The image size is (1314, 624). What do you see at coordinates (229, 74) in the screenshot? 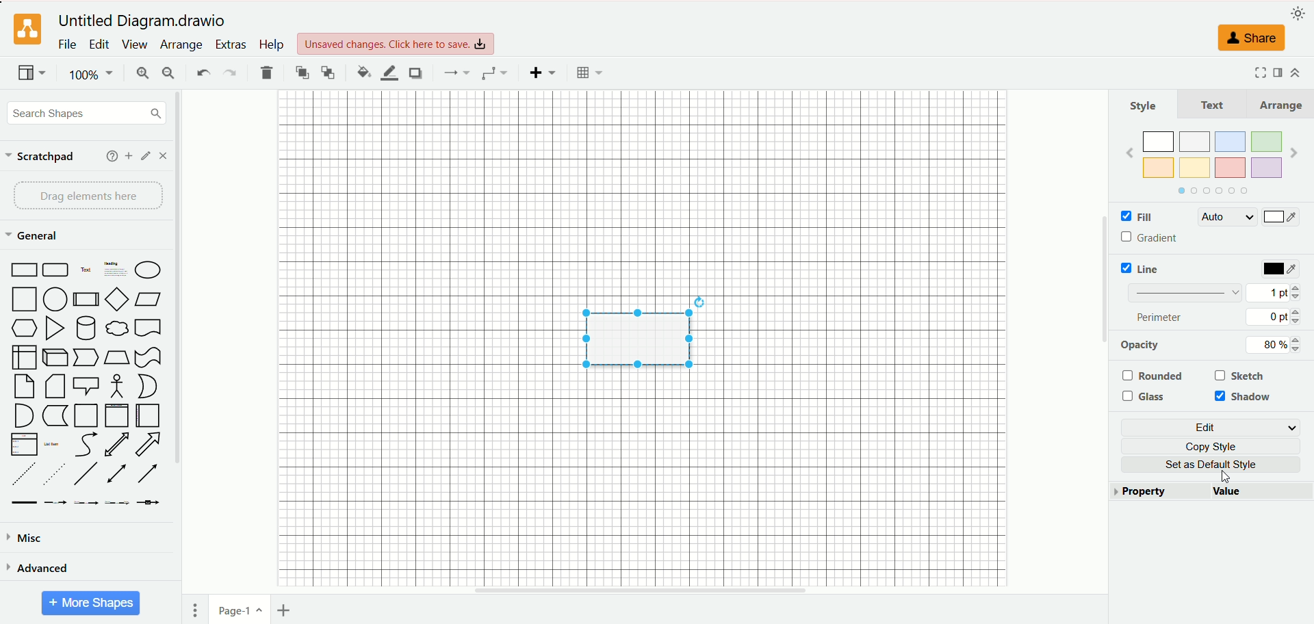
I see `redo` at bounding box center [229, 74].